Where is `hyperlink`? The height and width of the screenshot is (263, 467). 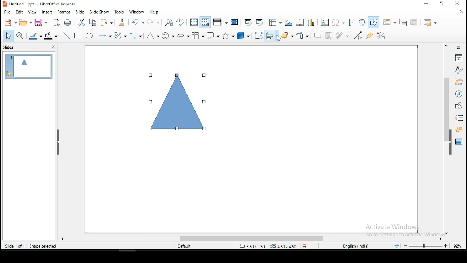
hyperlink is located at coordinates (362, 22).